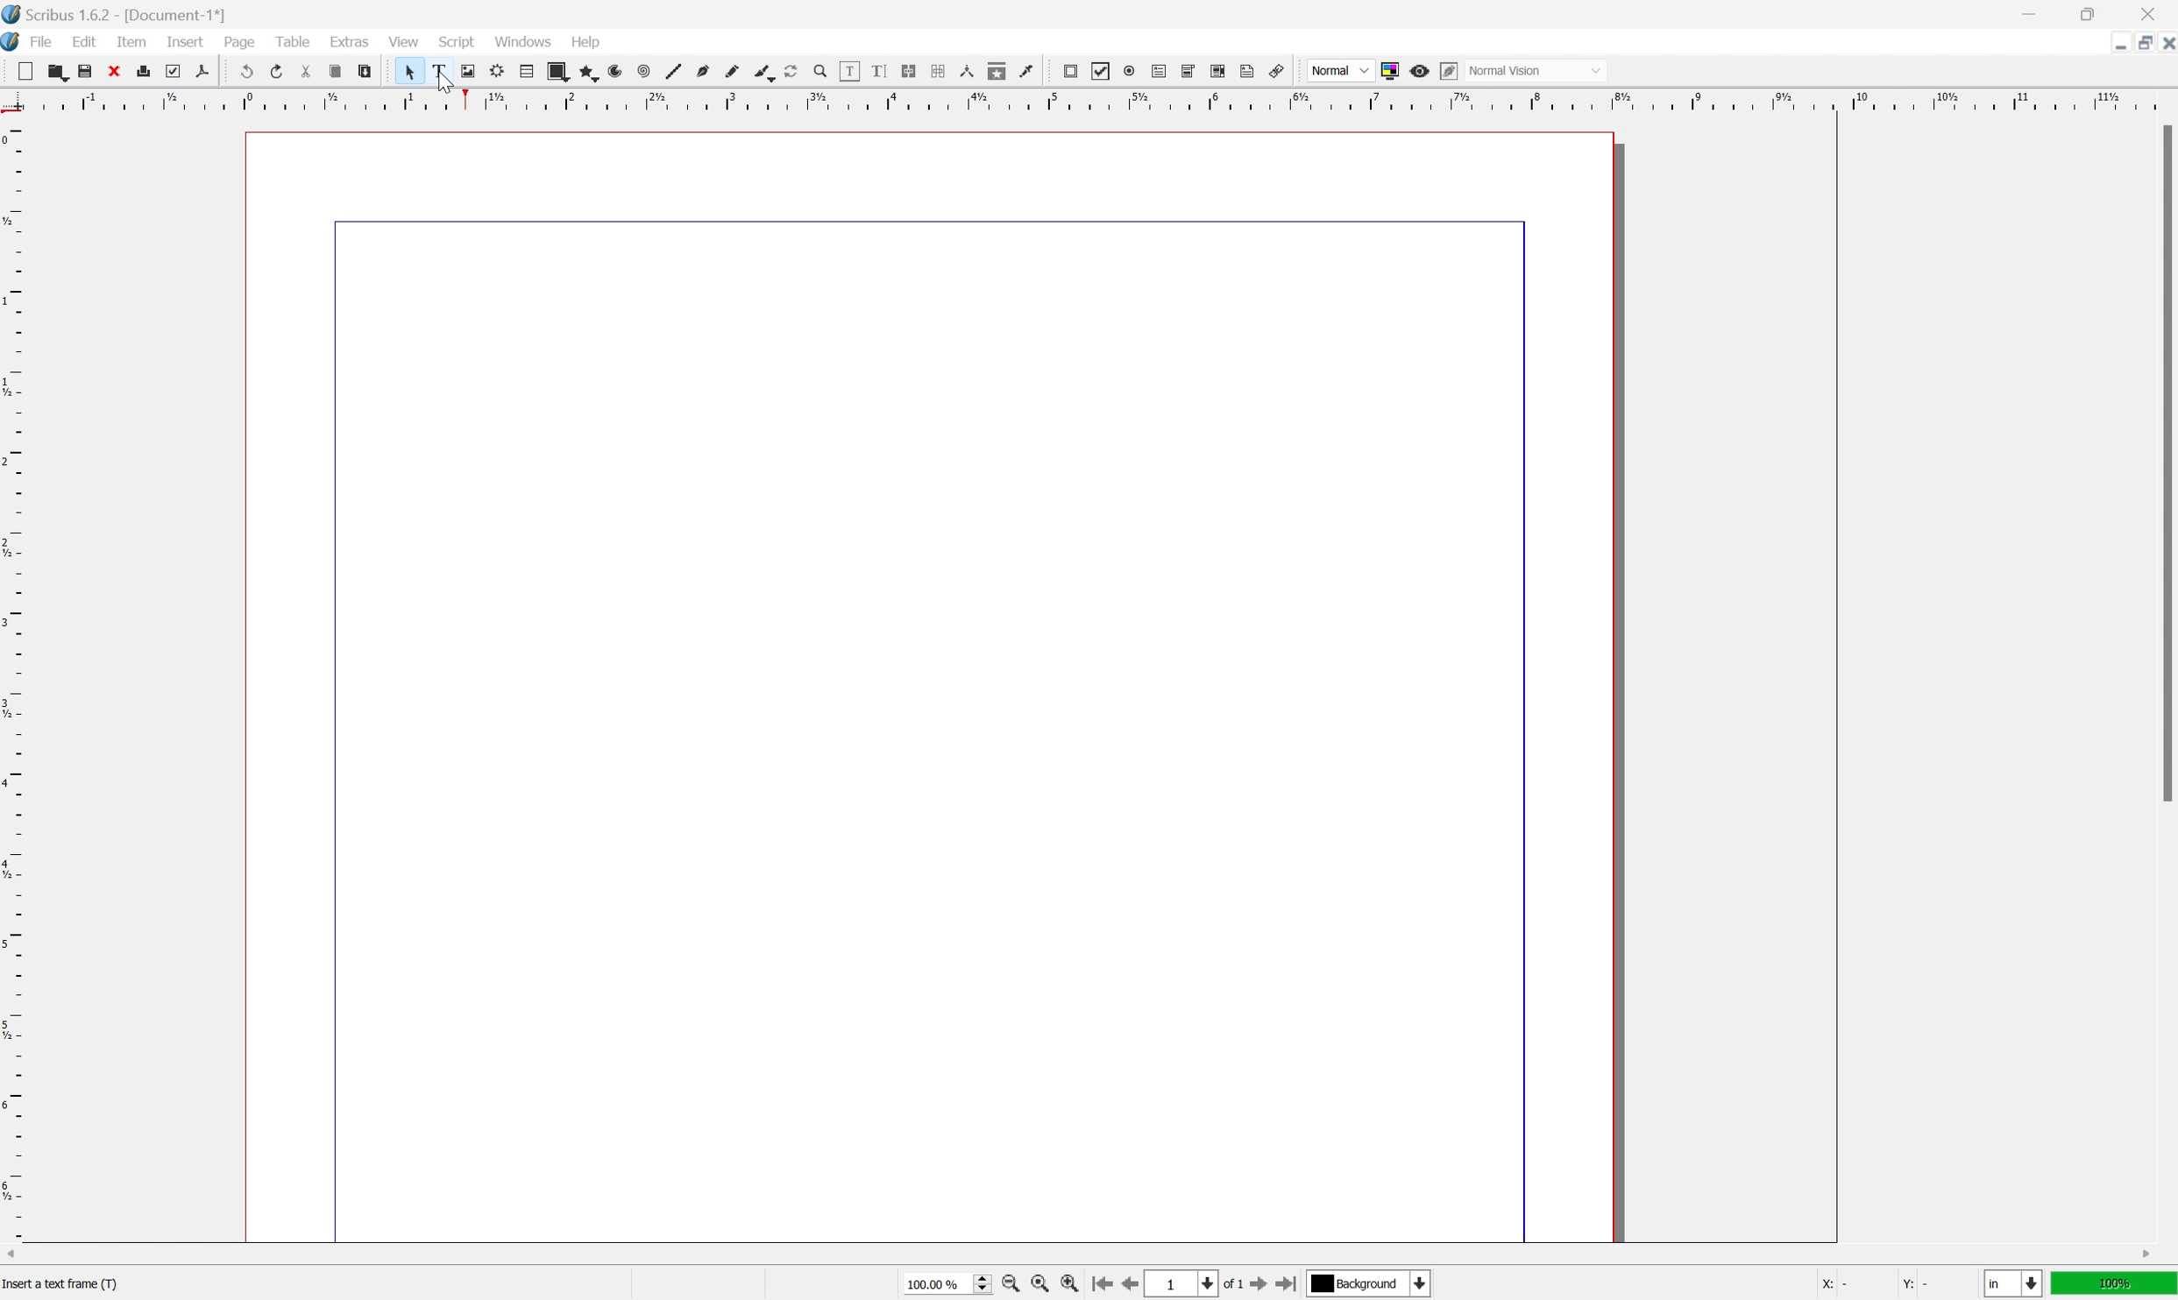 This screenshot has width=2178, height=1300. Describe the element at coordinates (1072, 1286) in the screenshot. I see `zoom in` at that location.